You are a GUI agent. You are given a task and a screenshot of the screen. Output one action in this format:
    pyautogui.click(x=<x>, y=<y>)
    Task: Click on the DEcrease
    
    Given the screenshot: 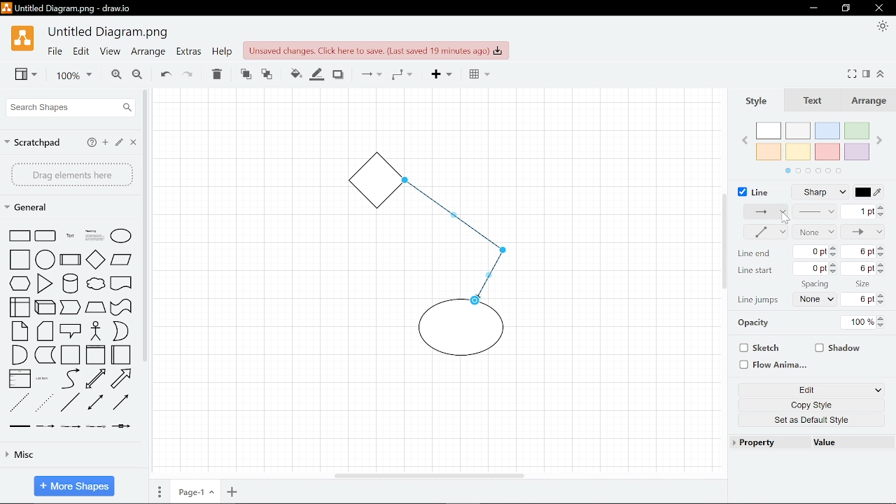 What is the action you would take?
    pyautogui.click(x=836, y=274)
    